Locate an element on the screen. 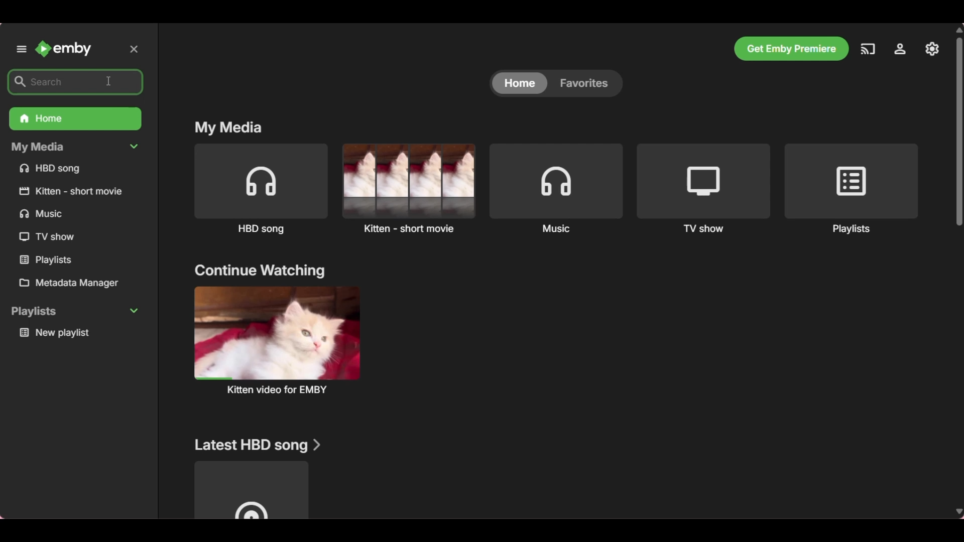 The height and width of the screenshot is (542, 964). My Media is located at coordinates (75, 148).